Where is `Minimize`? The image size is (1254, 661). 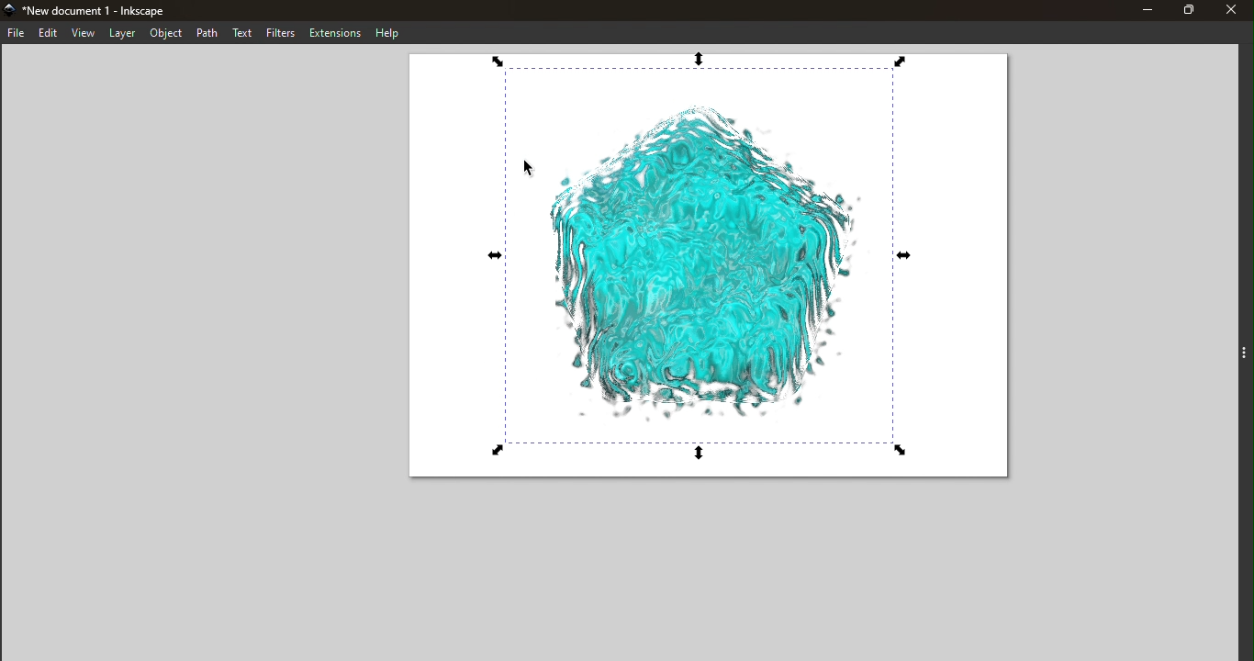
Minimize is located at coordinates (1146, 9).